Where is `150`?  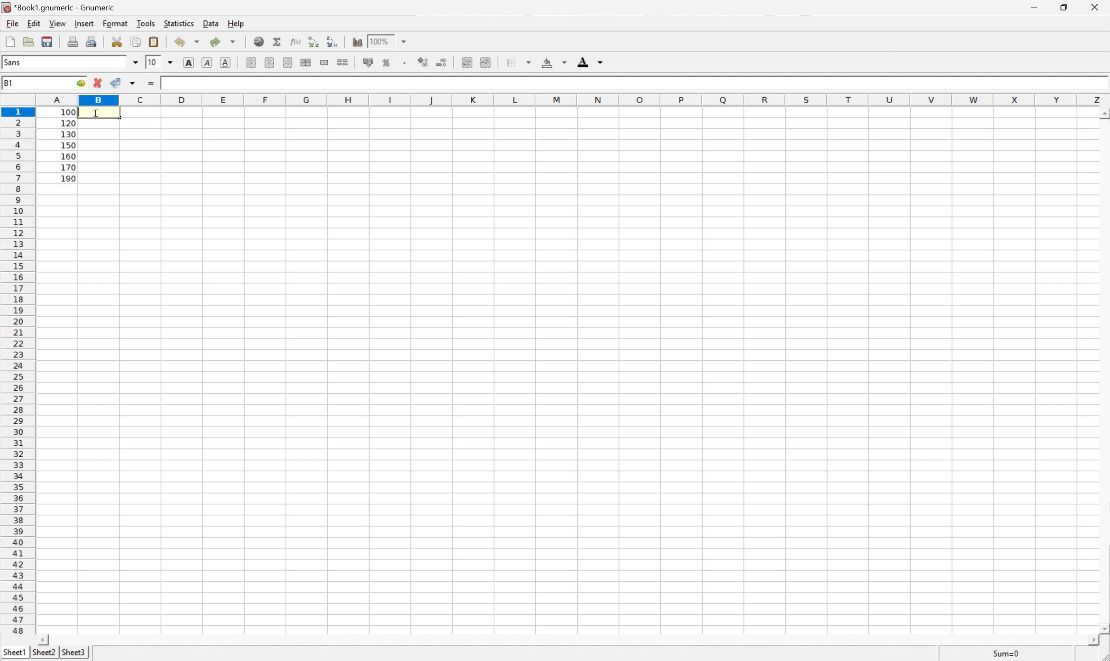
150 is located at coordinates (67, 144).